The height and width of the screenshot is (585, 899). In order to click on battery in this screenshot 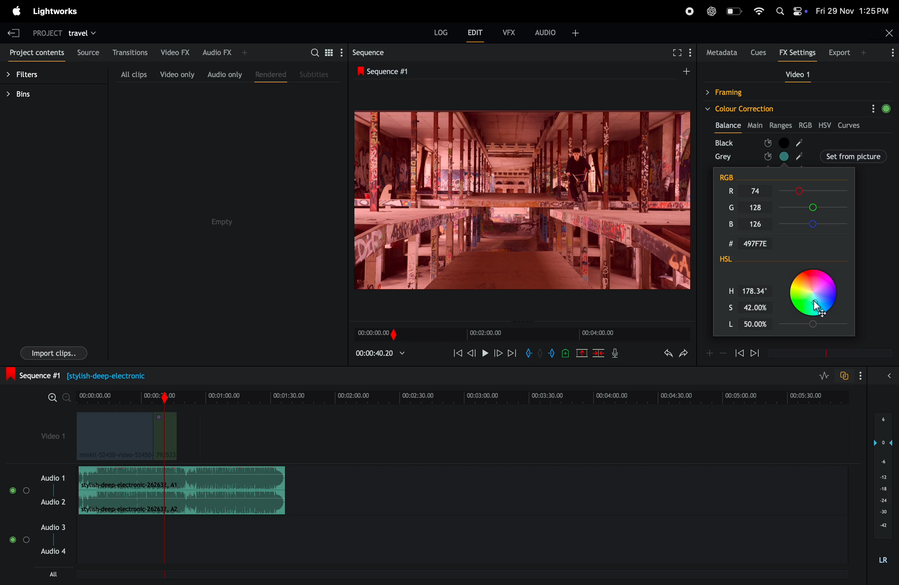, I will do `click(735, 11)`.